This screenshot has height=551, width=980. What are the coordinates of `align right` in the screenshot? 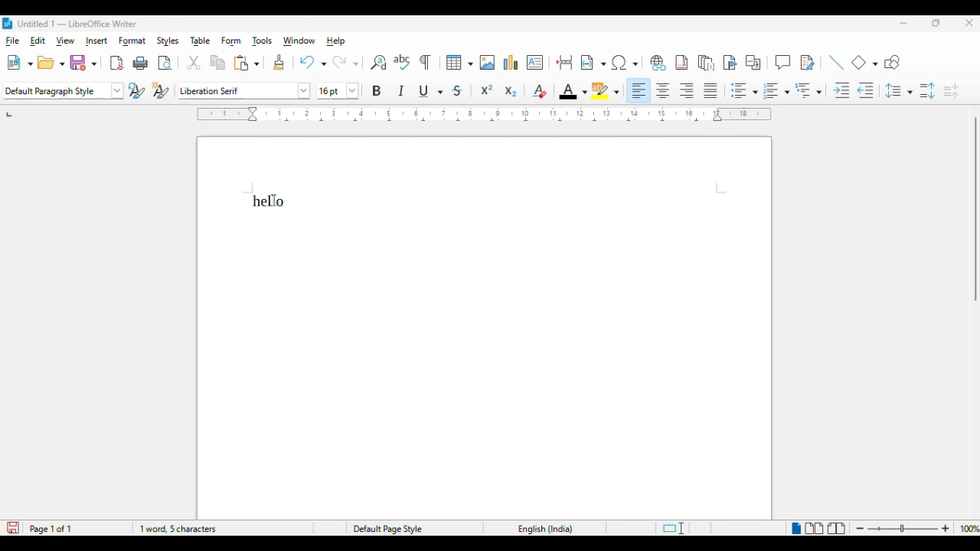 It's located at (688, 91).